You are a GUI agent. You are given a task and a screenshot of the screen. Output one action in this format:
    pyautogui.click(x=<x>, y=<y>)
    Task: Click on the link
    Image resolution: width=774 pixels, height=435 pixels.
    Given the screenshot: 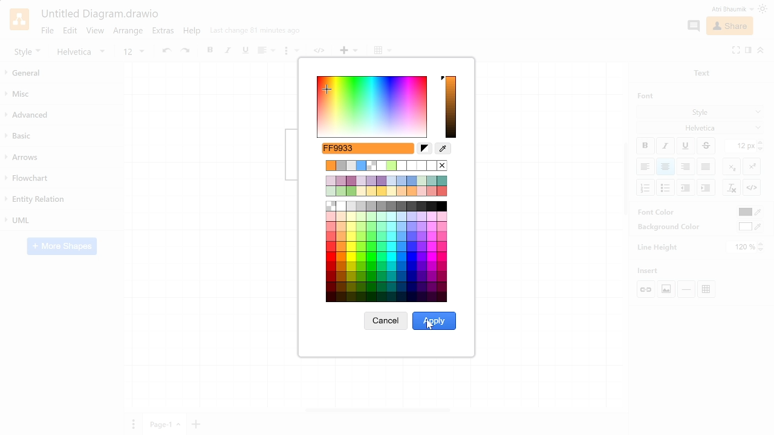 What is the action you would take?
    pyautogui.click(x=322, y=51)
    